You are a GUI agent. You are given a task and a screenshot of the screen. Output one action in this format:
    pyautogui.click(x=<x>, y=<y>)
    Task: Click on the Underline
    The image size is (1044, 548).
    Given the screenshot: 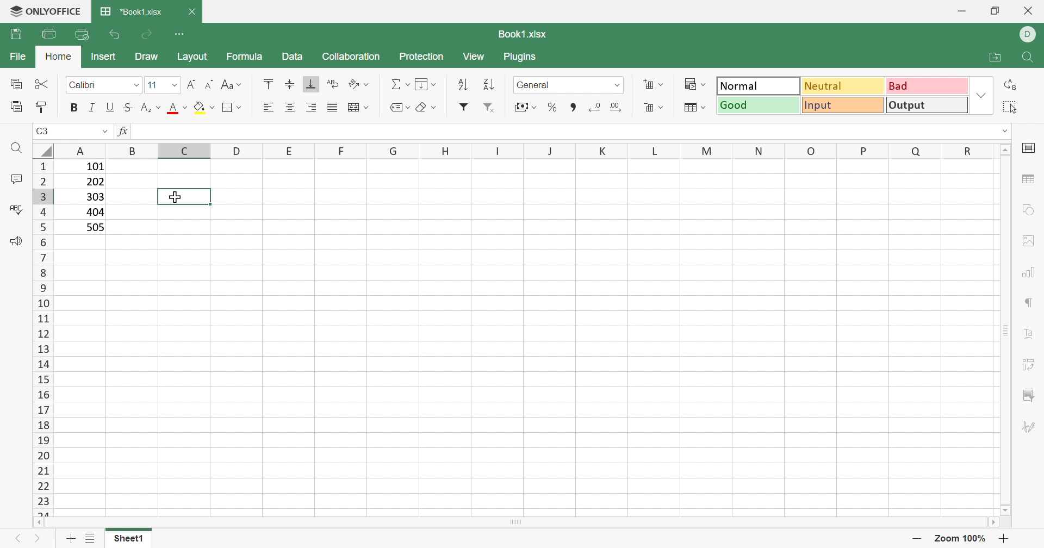 What is the action you would take?
    pyautogui.click(x=109, y=108)
    